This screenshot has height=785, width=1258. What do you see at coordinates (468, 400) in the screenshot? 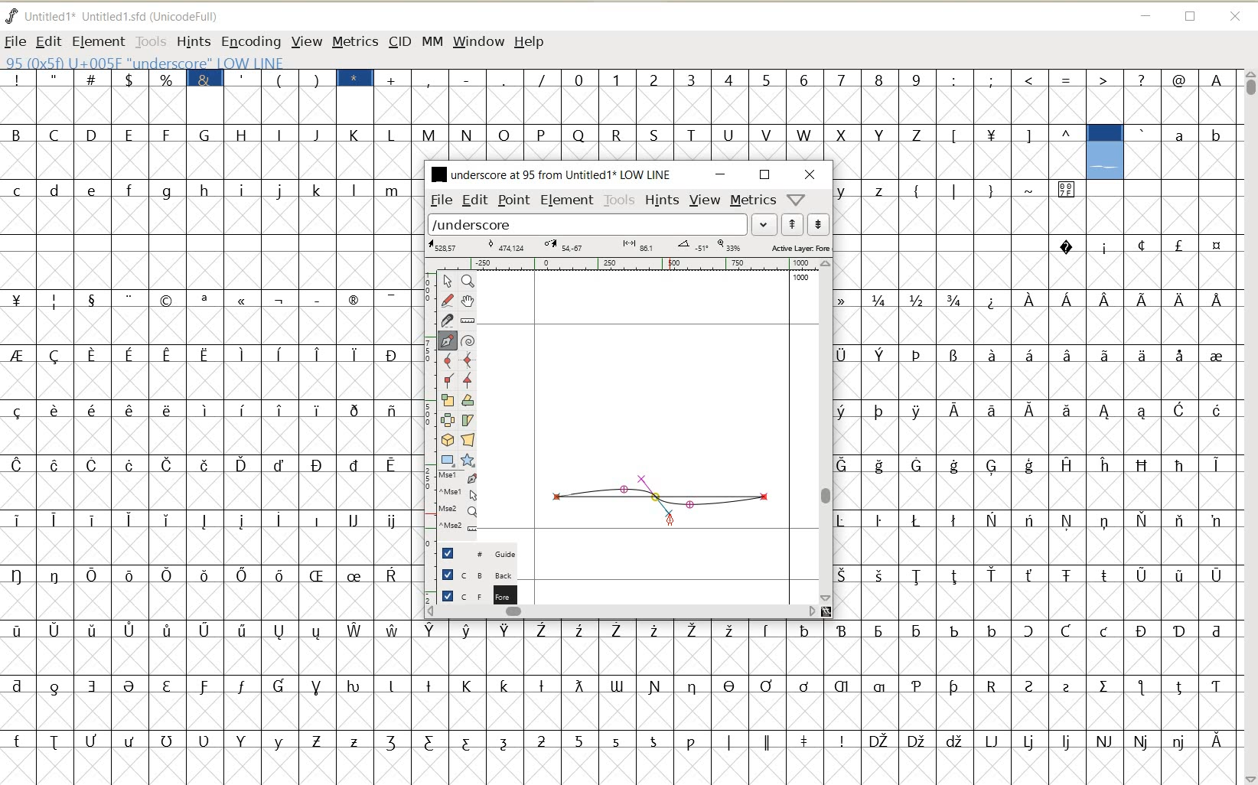
I see `Rotate the selection` at bounding box center [468, 400].